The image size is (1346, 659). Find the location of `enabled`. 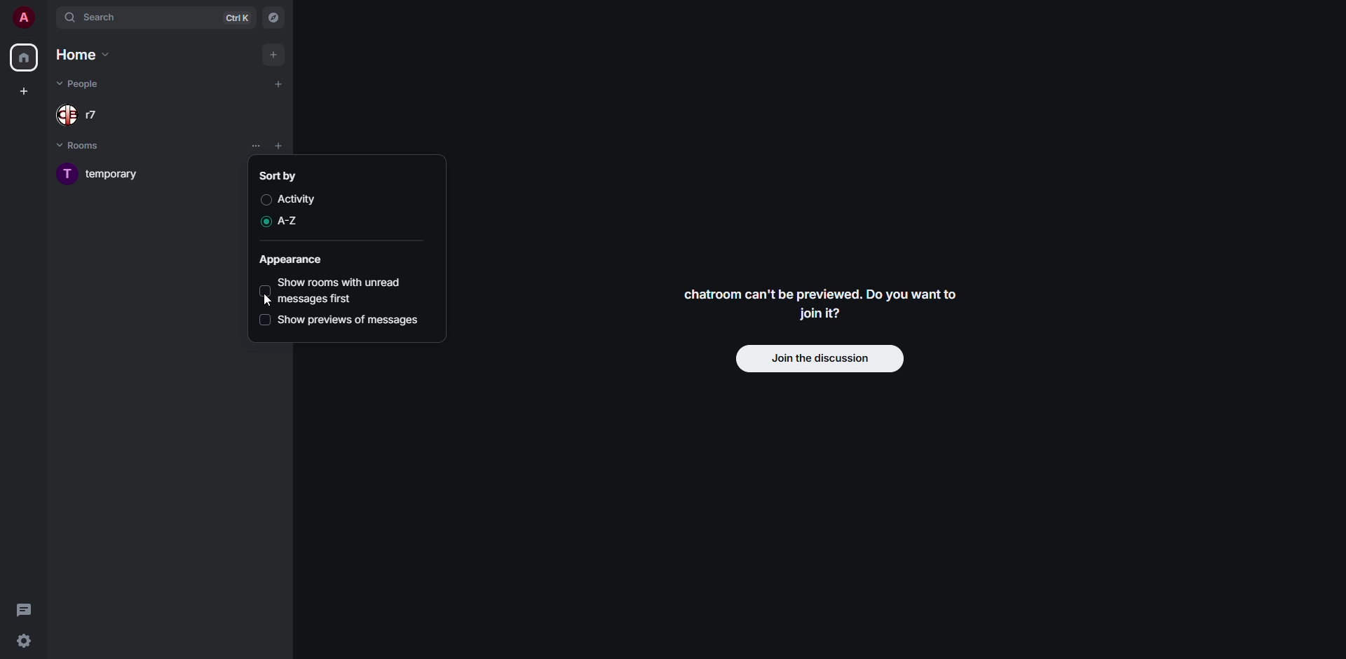

enabled is located at coordinates (262, 222).